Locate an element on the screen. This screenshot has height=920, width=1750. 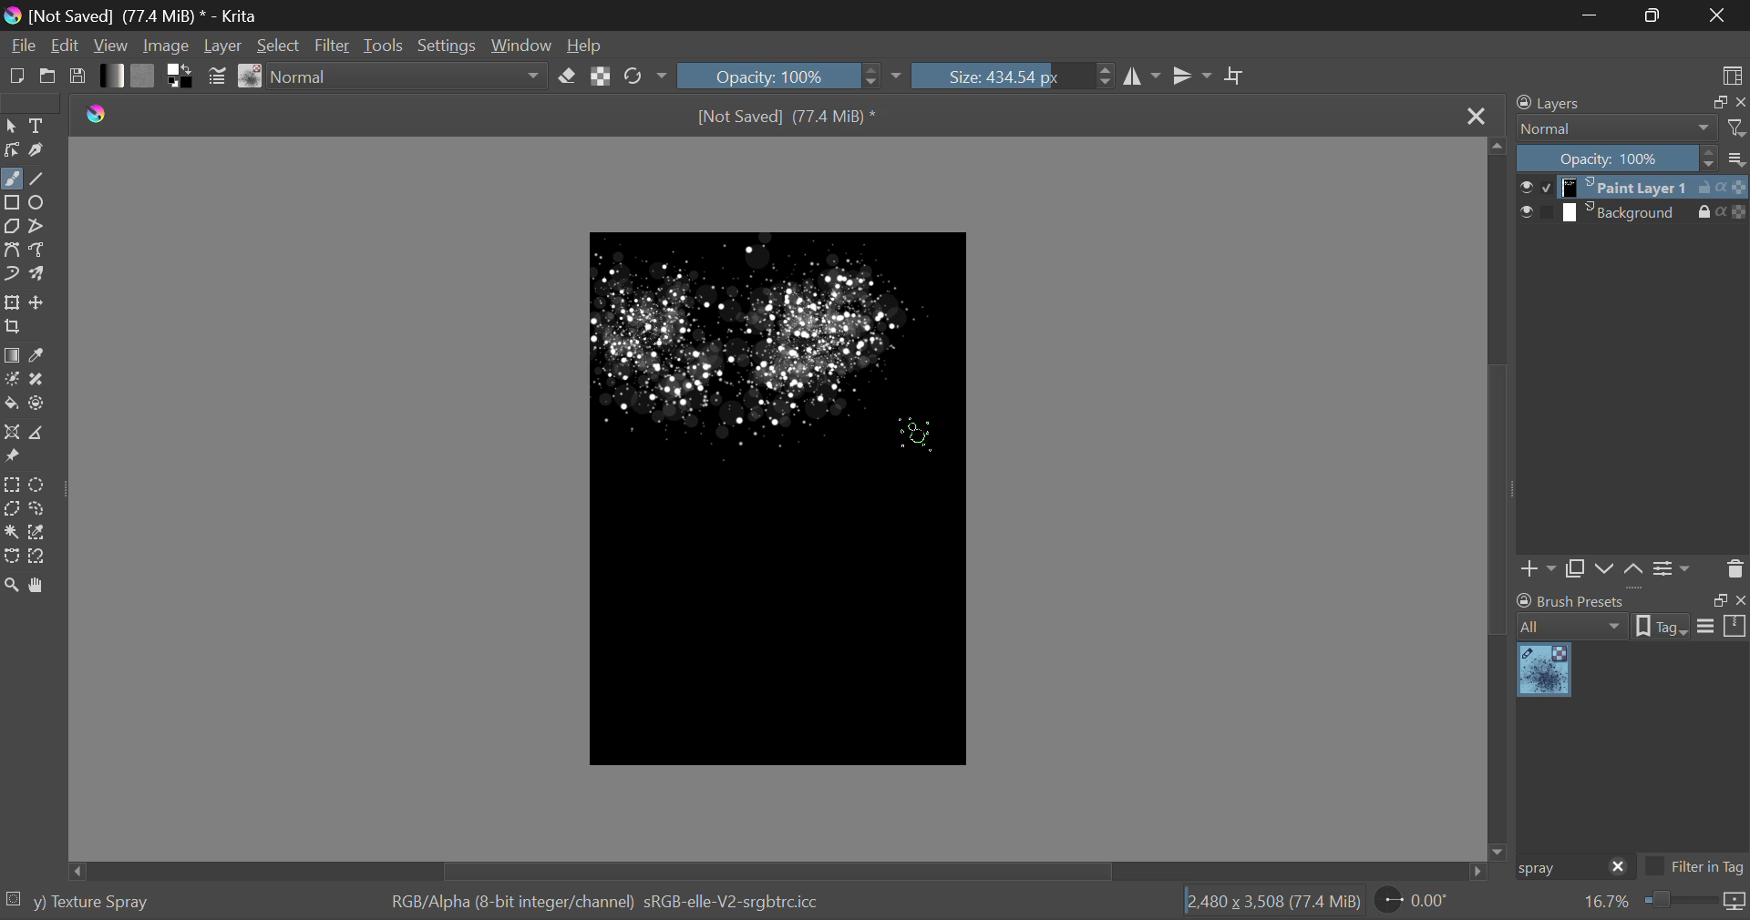
Rectanle is located at coordinates (12, 204).